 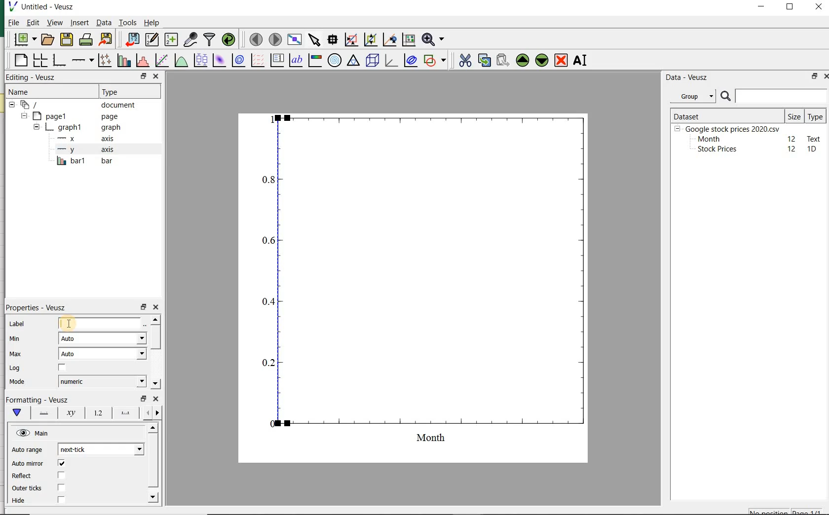 What do you see at coordinates (67, 322) in the screenshot?
I see `cursor` at bounding box center [67, 322].